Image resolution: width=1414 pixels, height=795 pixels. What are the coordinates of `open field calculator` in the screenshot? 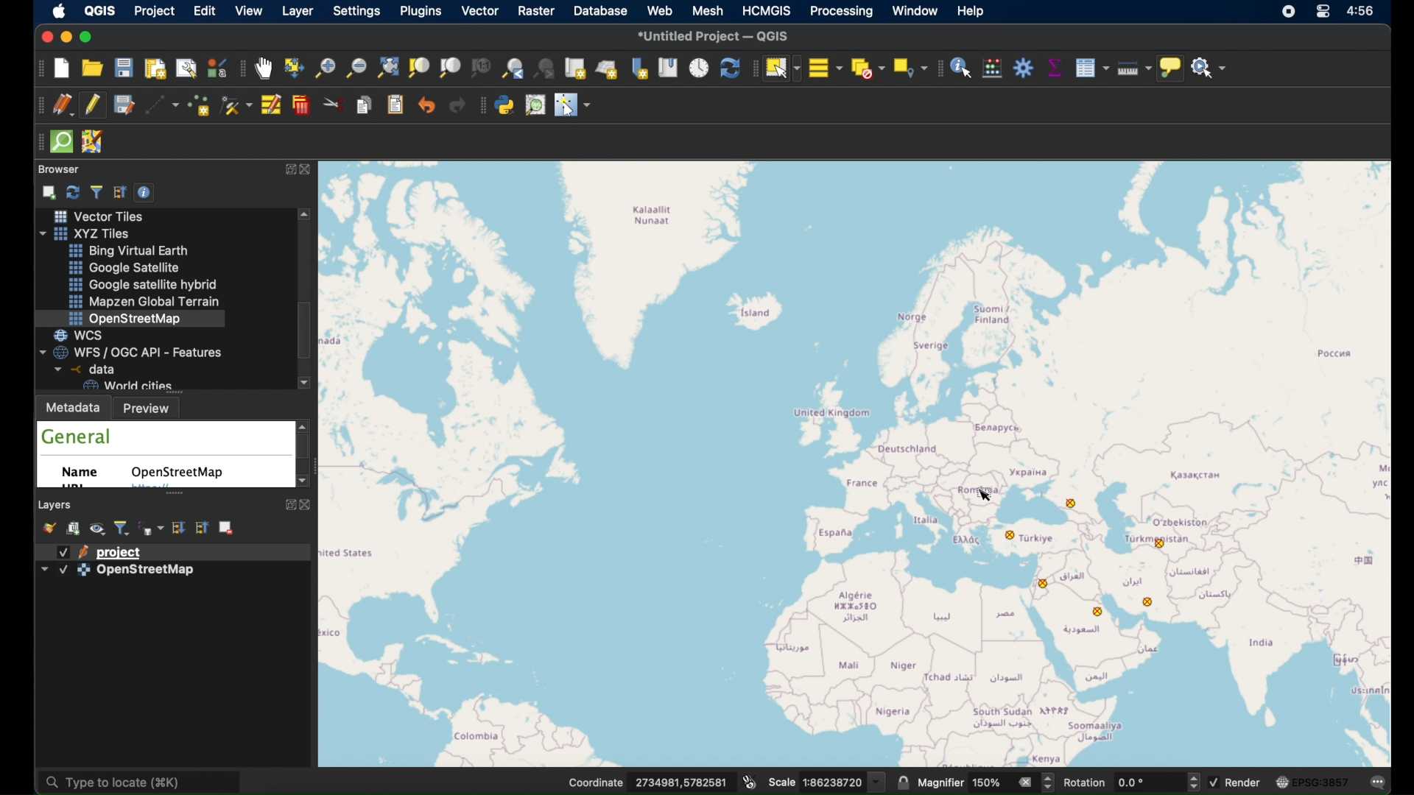 It's located at (993, 68).